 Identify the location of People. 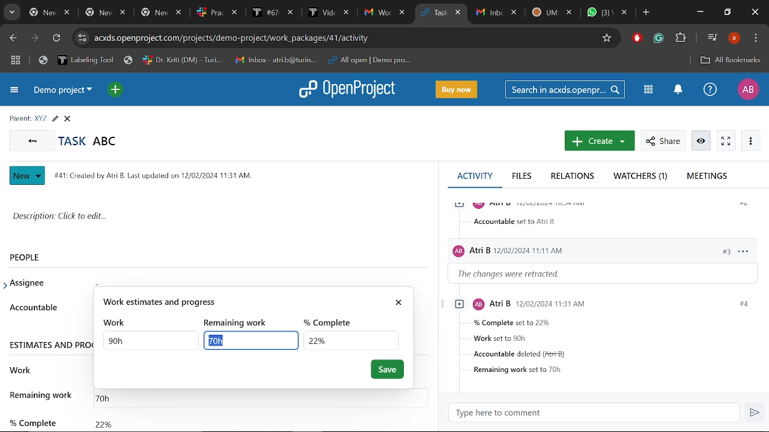
(38, 257).